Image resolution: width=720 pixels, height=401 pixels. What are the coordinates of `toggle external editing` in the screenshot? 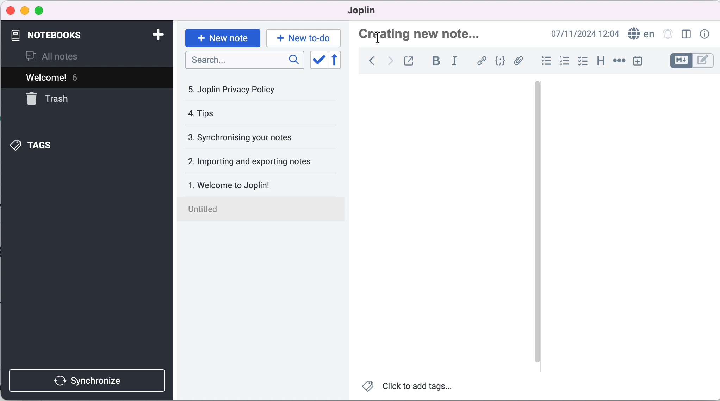 It's located at (412, 60).